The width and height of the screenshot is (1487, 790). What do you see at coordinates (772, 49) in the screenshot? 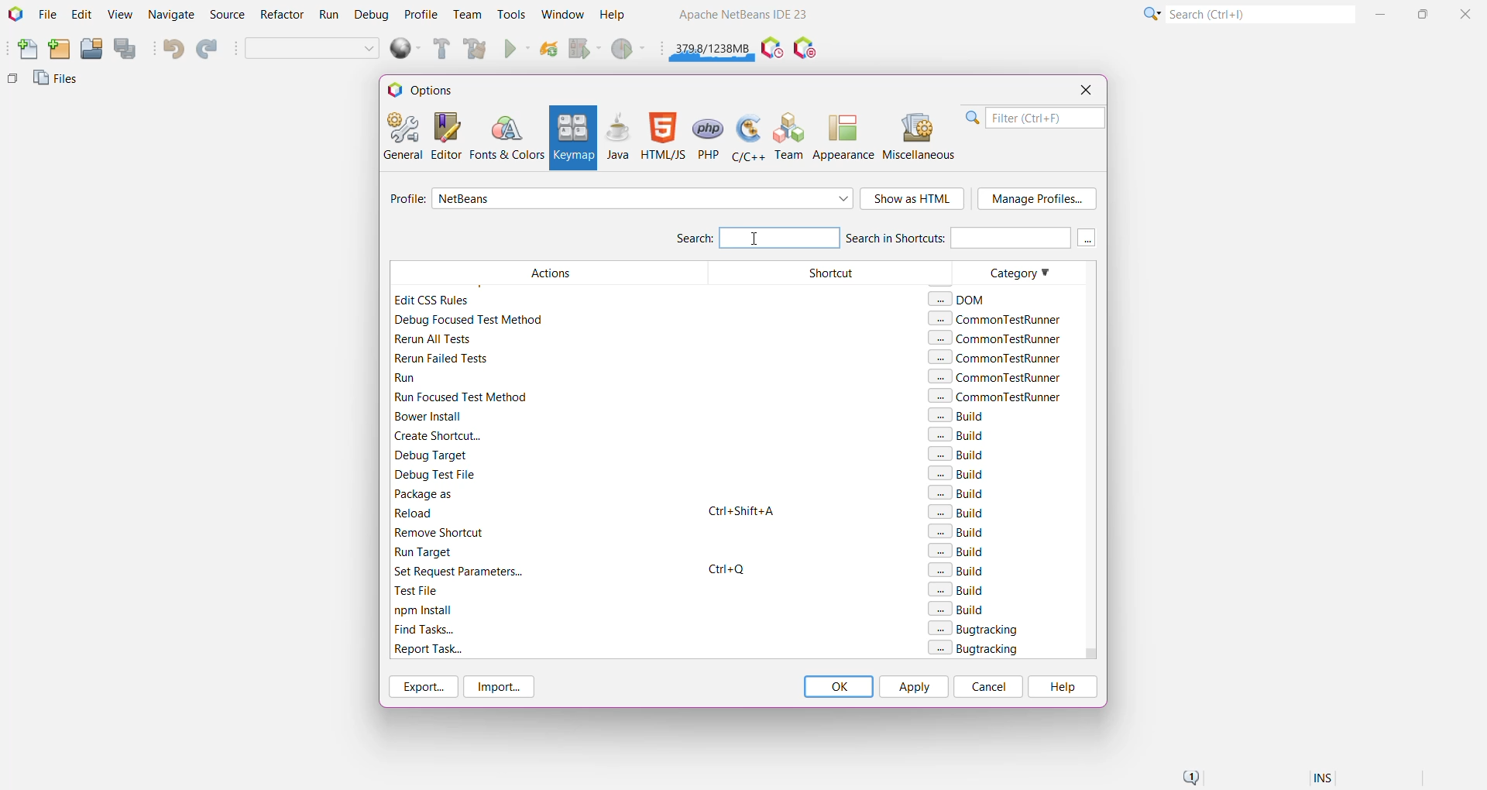
I see `Pause IDE profiling and take a Snapshot` at bounding box center [772, 49].